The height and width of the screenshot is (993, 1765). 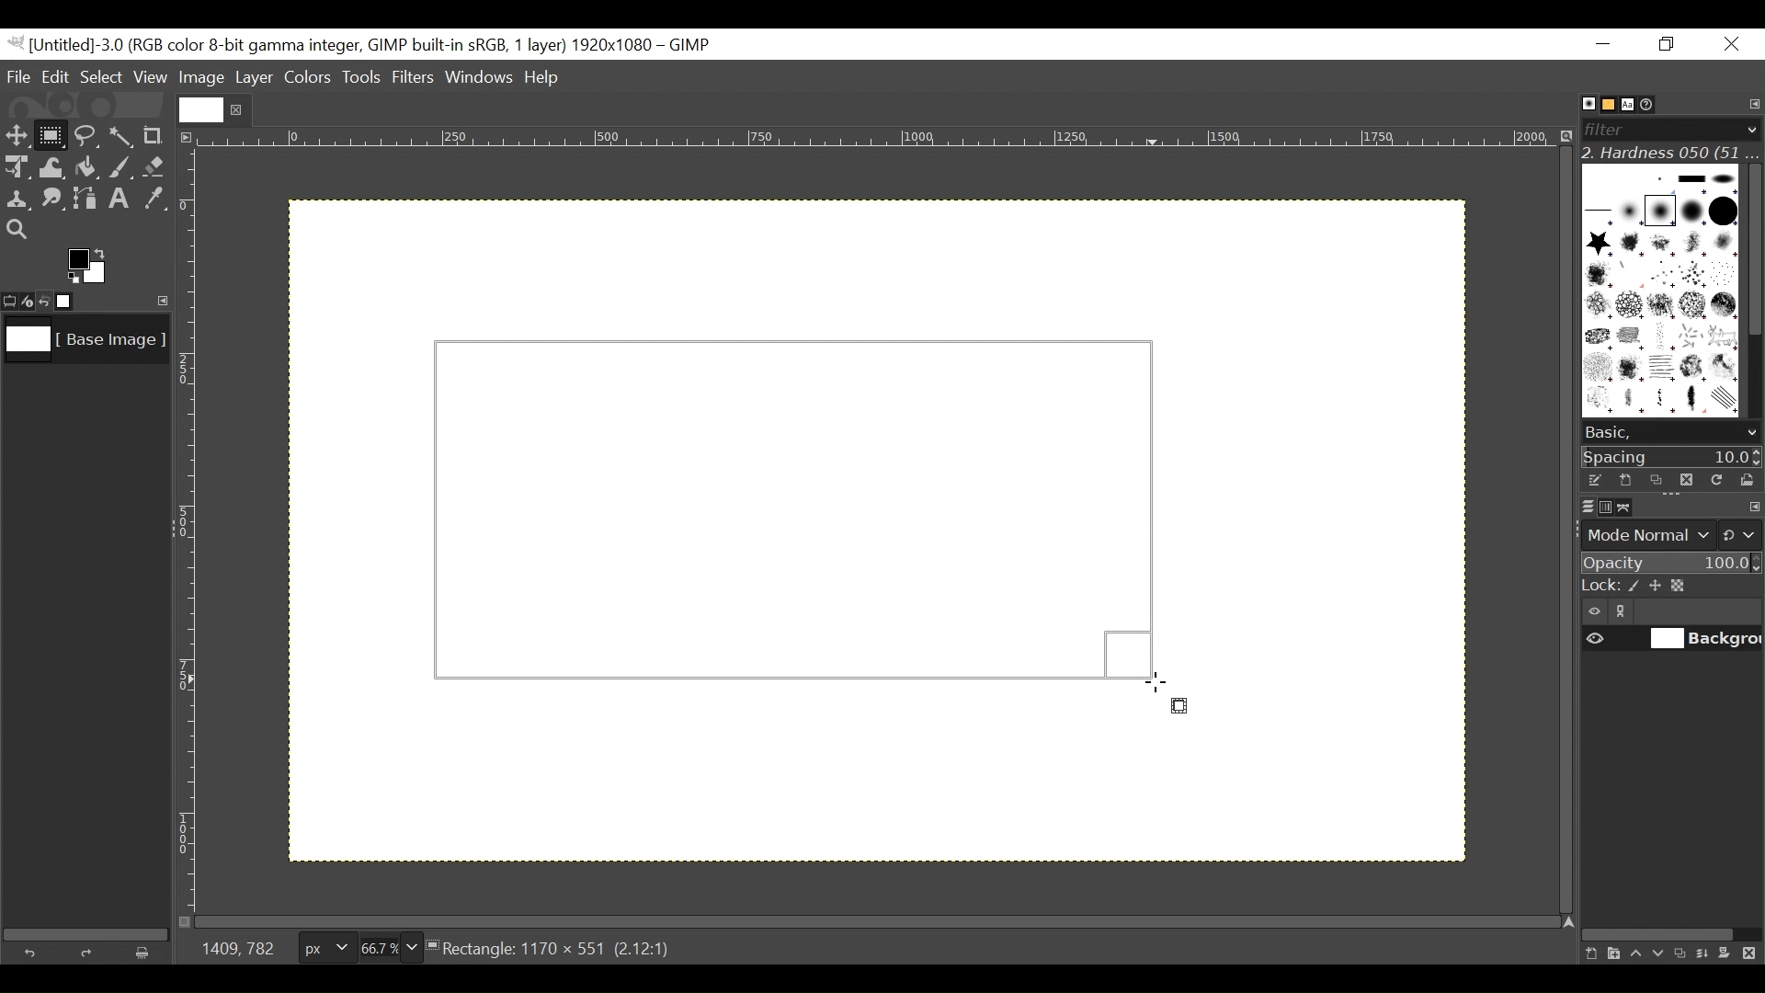 I want to click on Undo, so click(x=34, y=951).